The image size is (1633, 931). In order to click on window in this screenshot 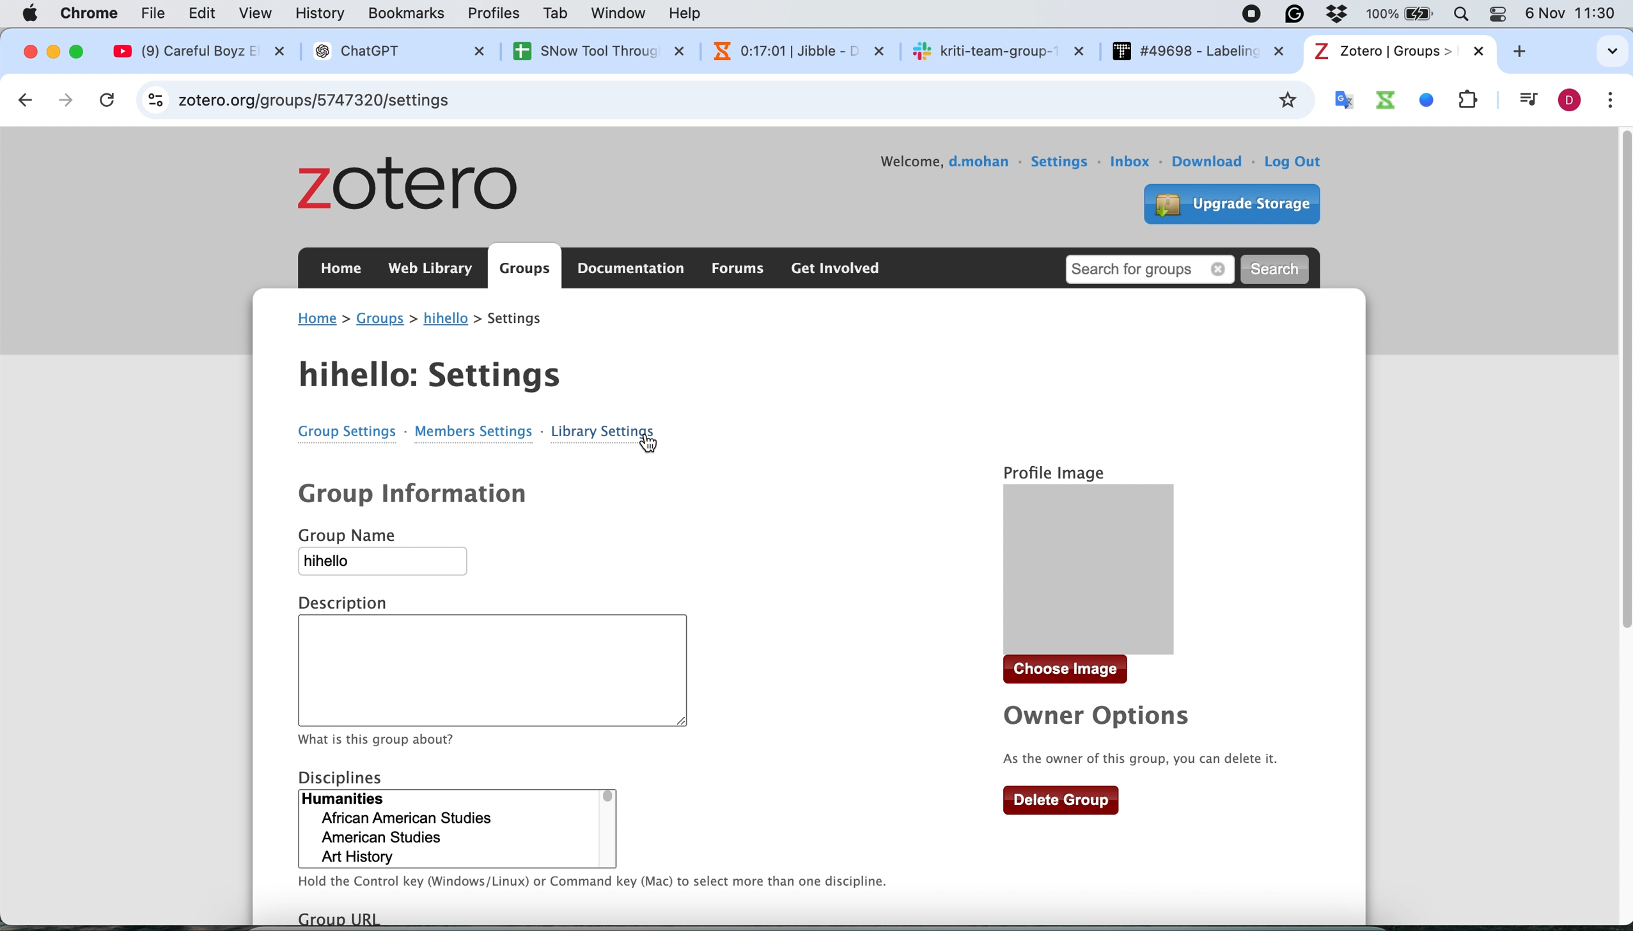, I will do `click(621, 14)`.